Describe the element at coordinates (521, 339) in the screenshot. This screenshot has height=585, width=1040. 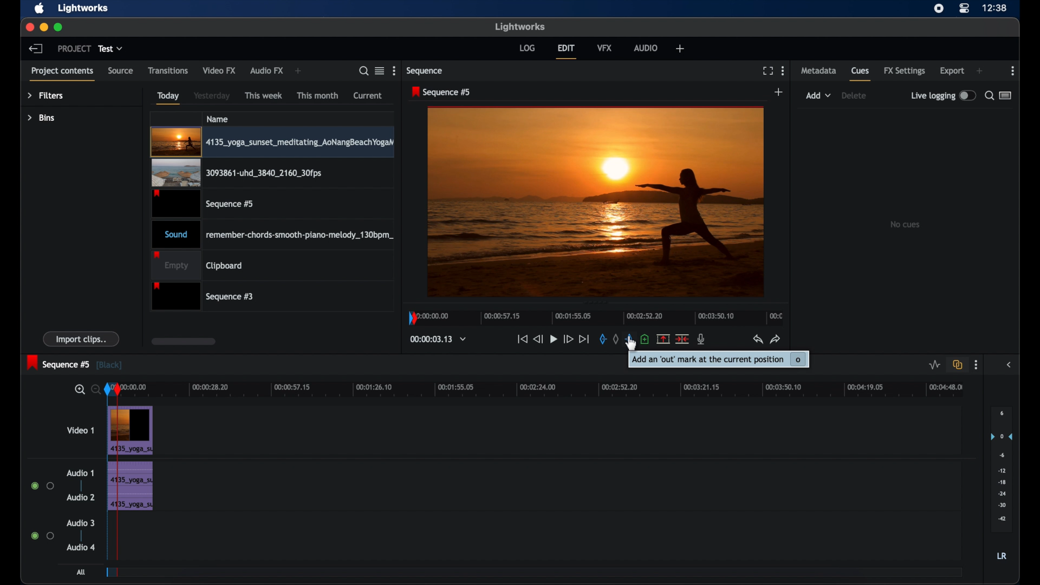
I see `jump to  start` at that location.